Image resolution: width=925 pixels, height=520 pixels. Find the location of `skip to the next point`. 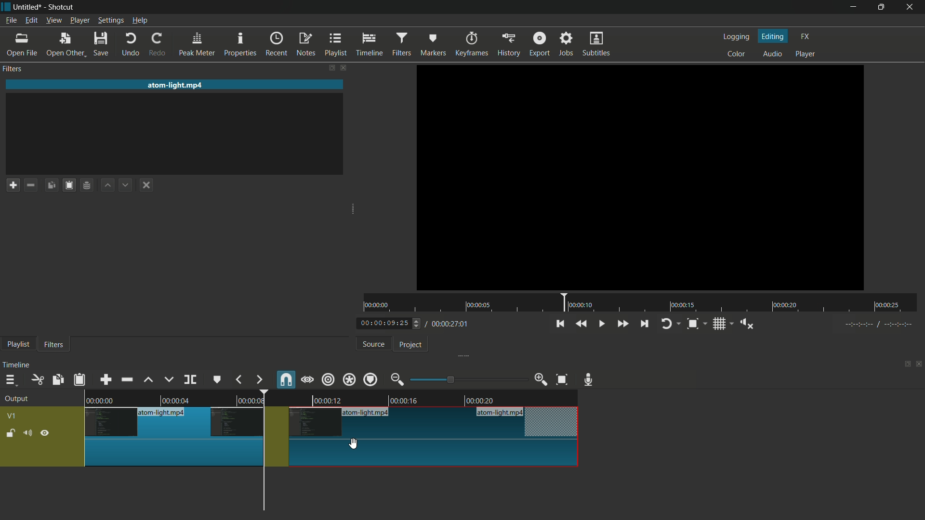

skip to the next point is located at coordinates (646, 325).